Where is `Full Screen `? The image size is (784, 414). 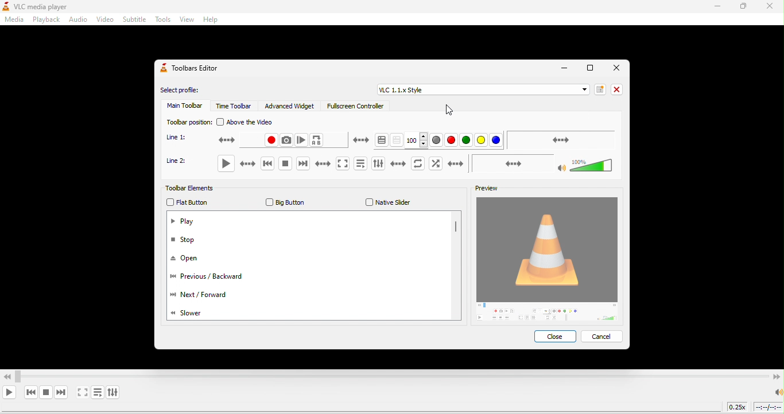
Full Screen  is located at coordinates (588, 69).